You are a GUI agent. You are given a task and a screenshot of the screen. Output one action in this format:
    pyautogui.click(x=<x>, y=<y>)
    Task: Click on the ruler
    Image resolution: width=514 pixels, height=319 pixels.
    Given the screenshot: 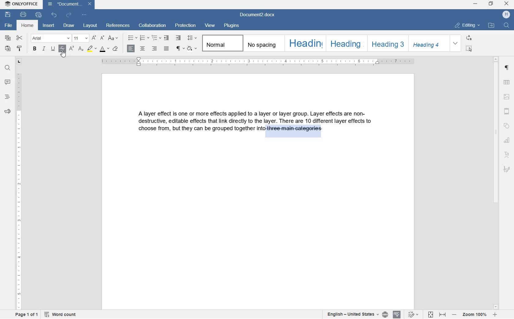 What is the action you would take?
    pyautogui.click(x=19, y=191)
    